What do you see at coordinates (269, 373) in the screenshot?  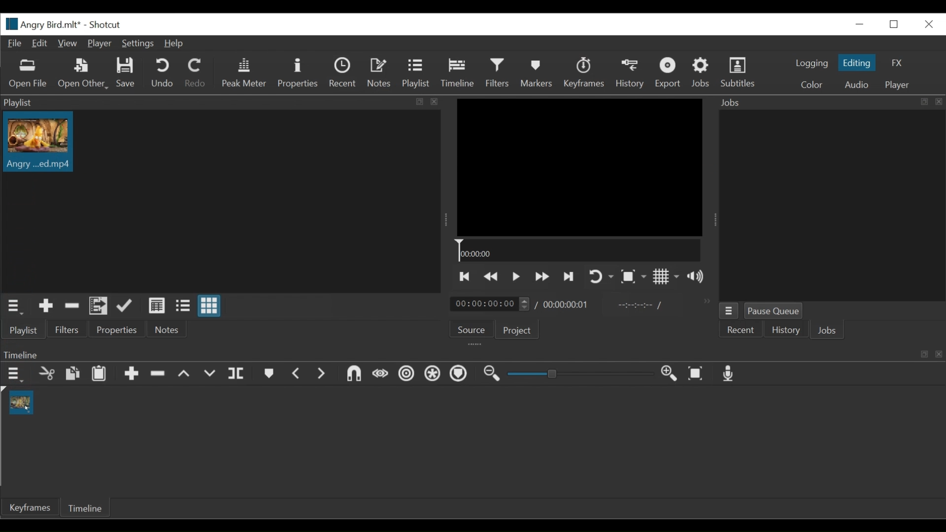 I see `Markers` at bounding box center [269, 373].